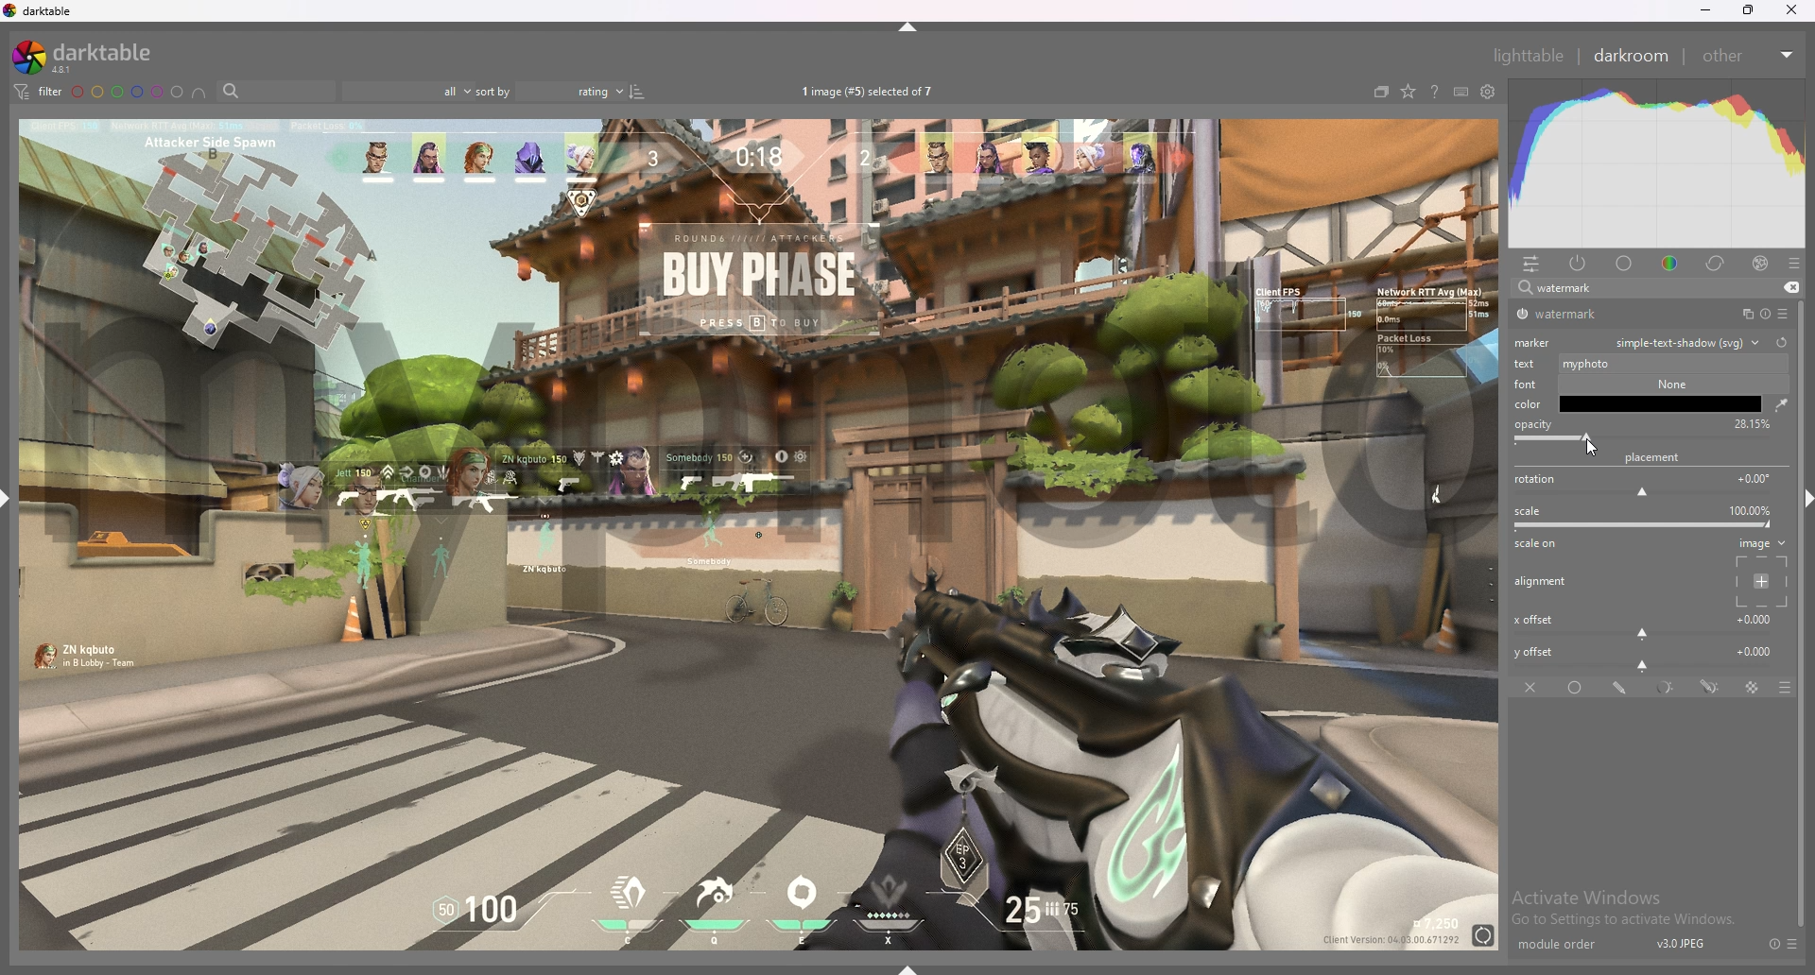  What do you see at coordinates (1667, 384) in the screenshot?
I see `None` at bounding box center [1667, 384].